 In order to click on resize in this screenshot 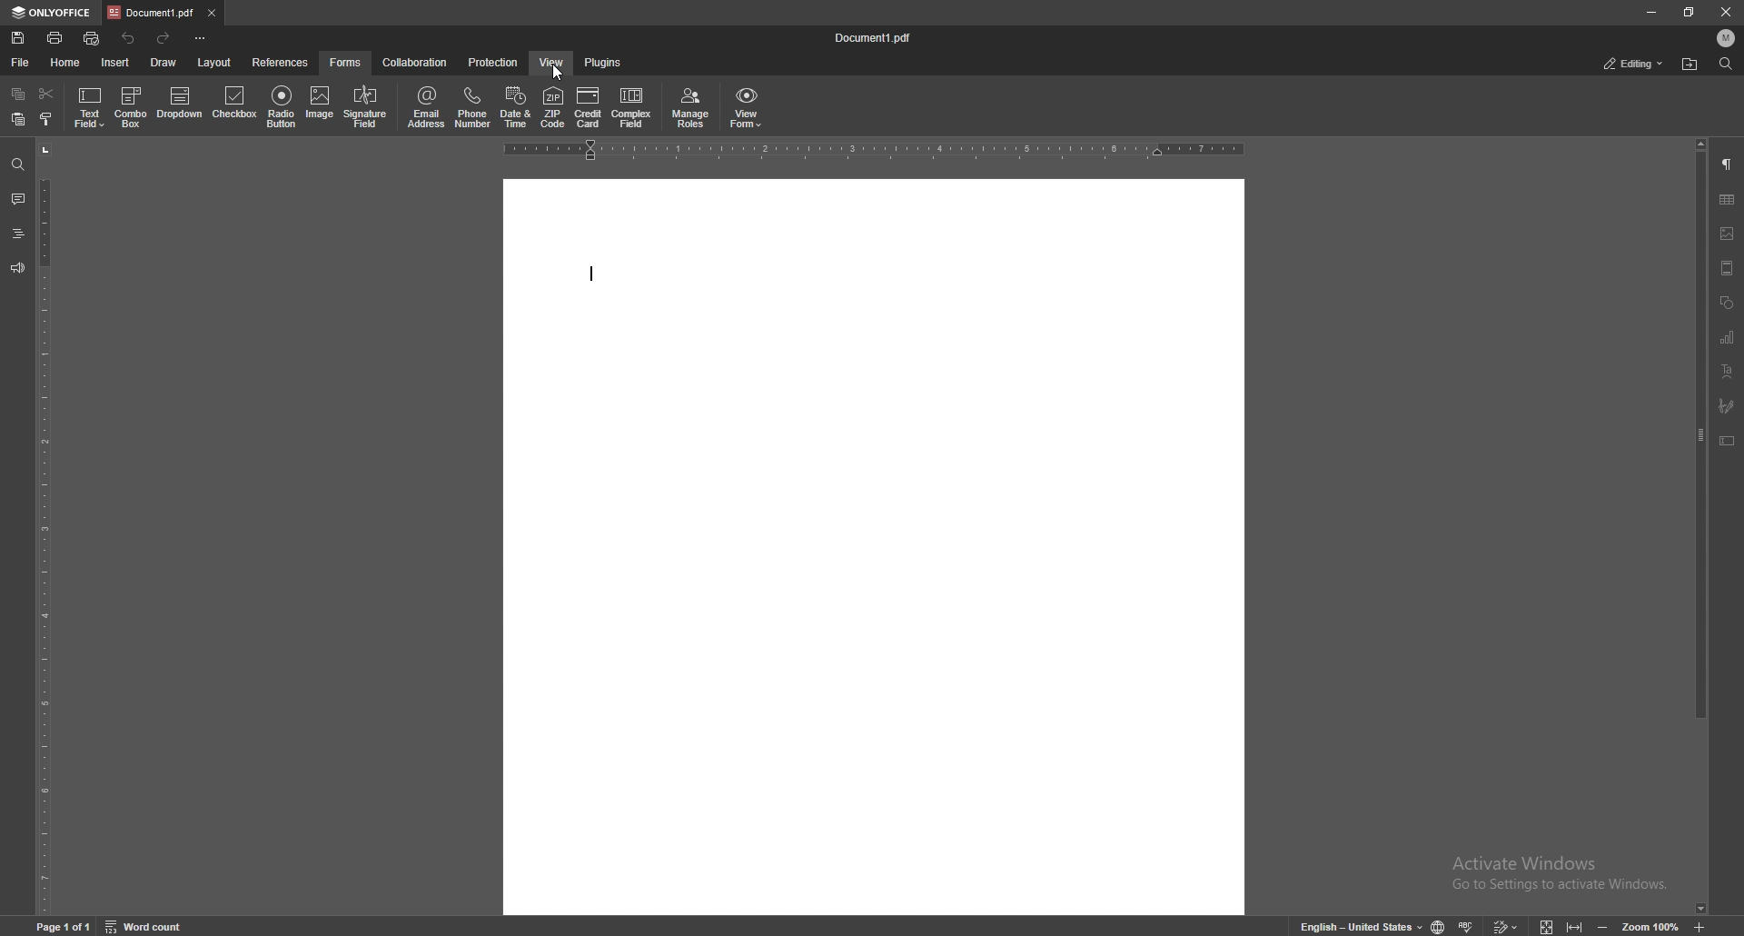, I will do `click(1689, 13)`.